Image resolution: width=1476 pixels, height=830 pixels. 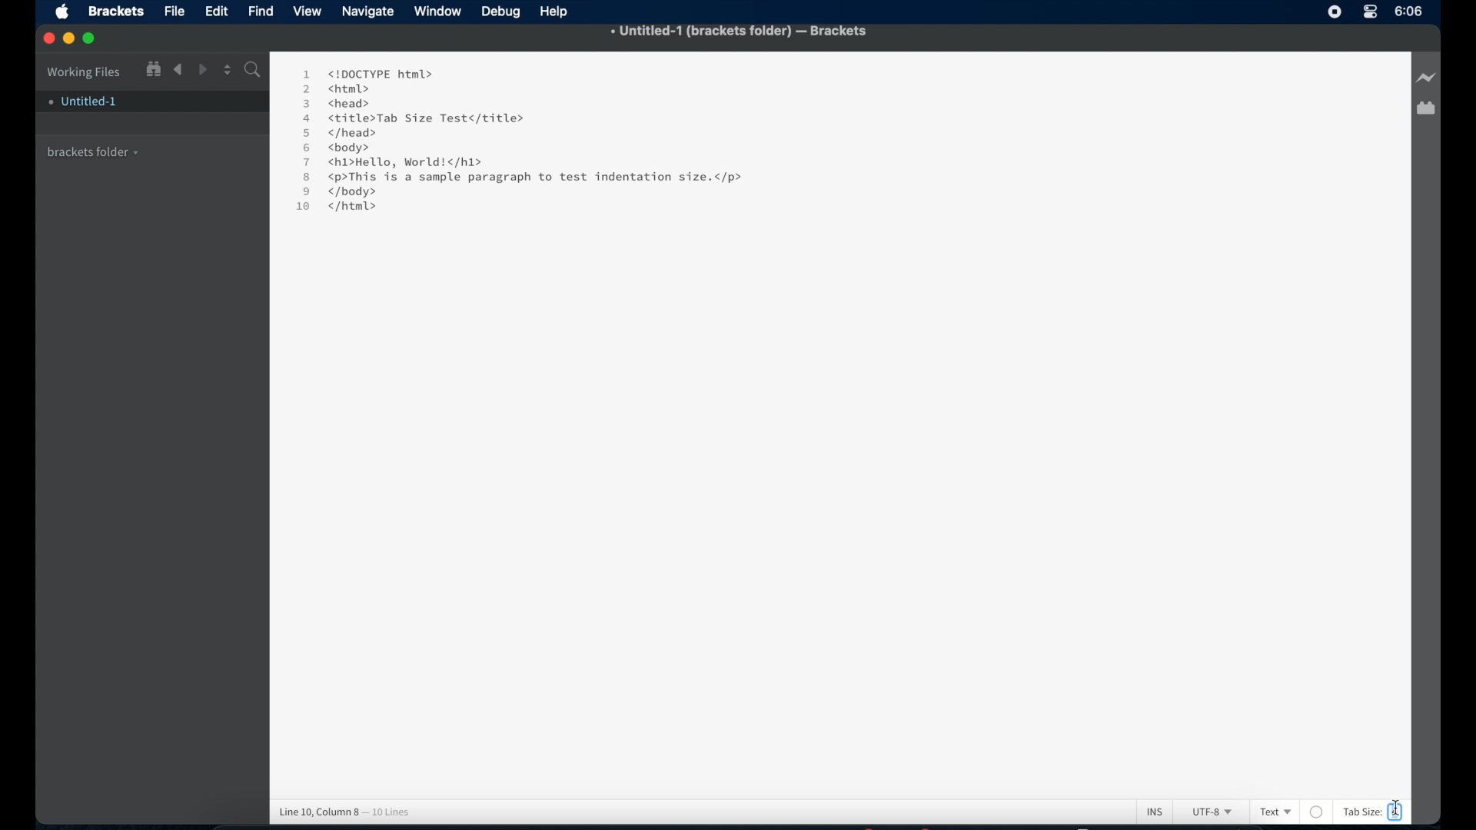 I want to click on Close, so click(x=49, y=39).